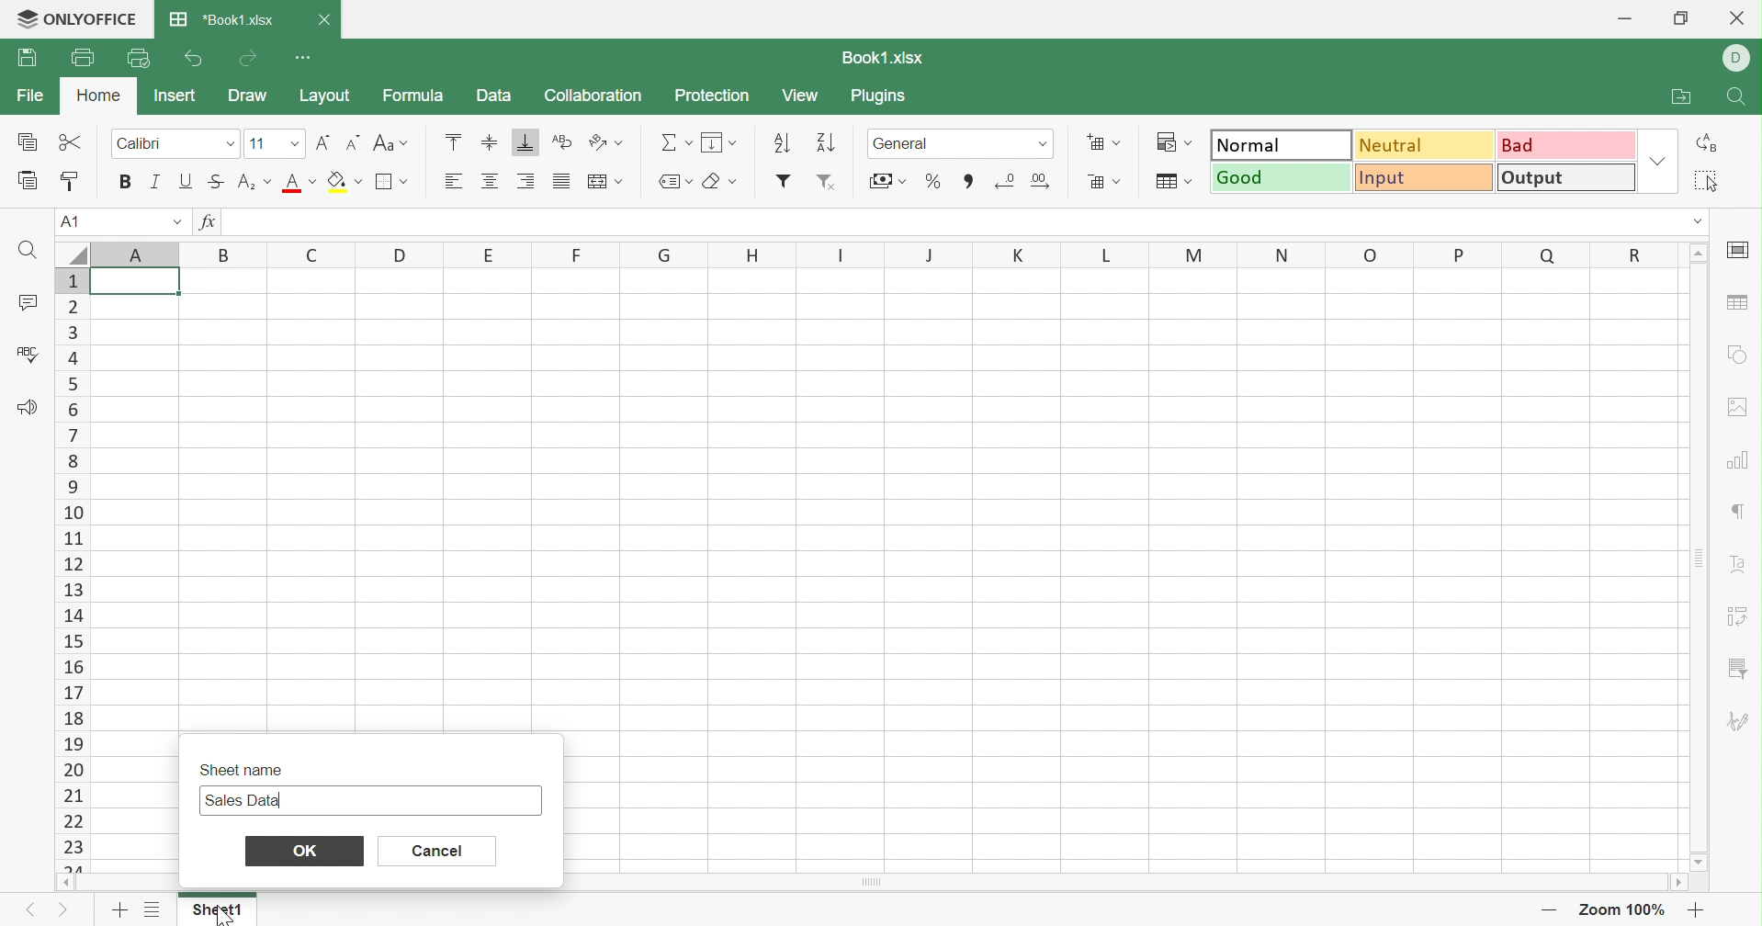 The width and height of the screenshot is (1762, 926). I want to click on Align Left, so click(454, 179).